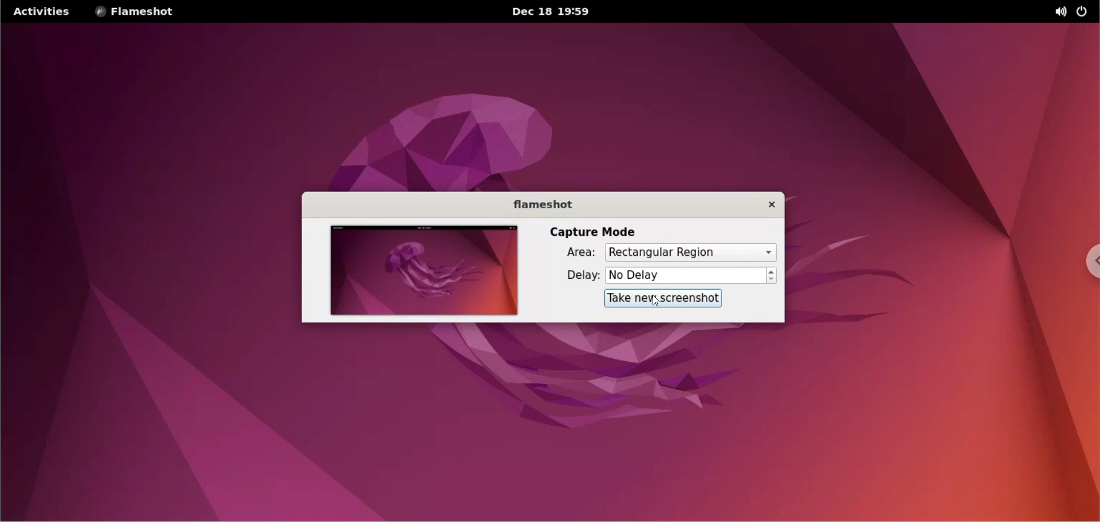 This screenshot has width=1100, height=522. I want to click on increment and decrement delay, so click(775, 275).